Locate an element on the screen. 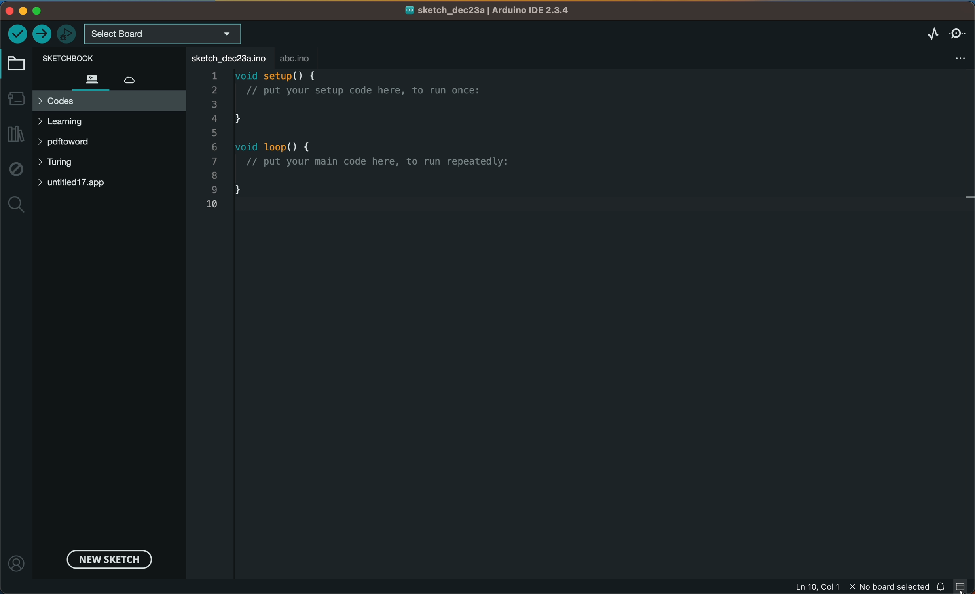 This screenshot has height=594, width=975. serial monitor is located at coordinates (958, 30).